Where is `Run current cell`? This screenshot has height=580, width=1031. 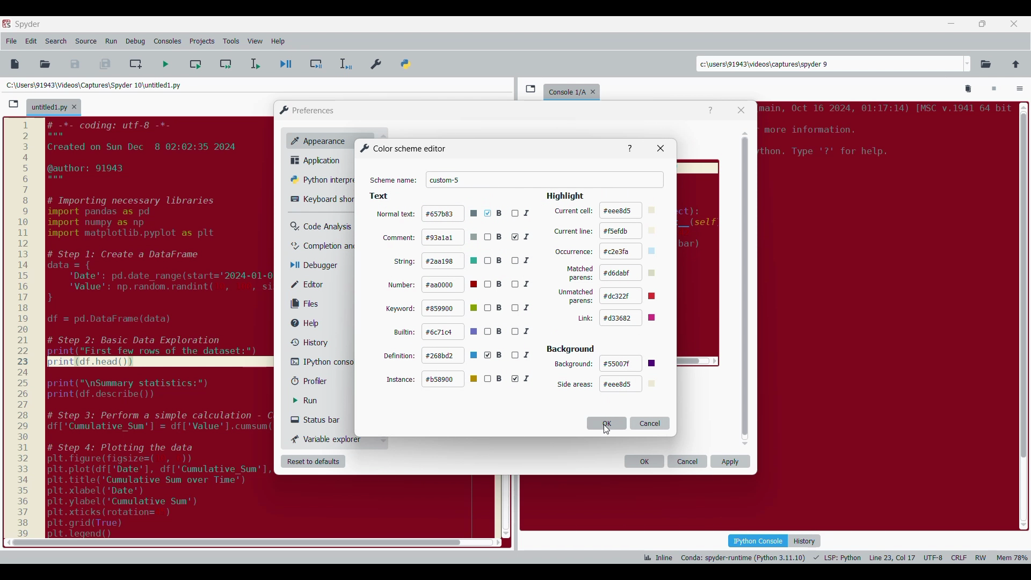 Run current cell is located at coordinates (195, 64).